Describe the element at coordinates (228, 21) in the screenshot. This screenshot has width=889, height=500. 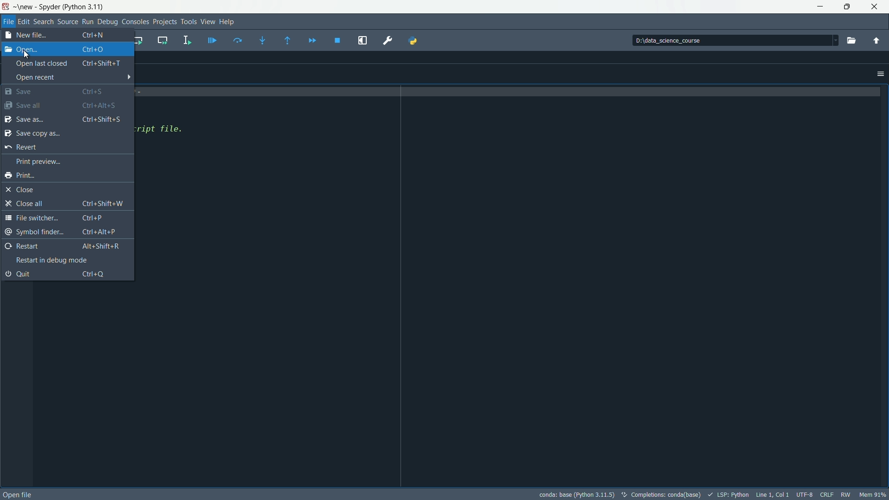
I see `help menu` at that location.